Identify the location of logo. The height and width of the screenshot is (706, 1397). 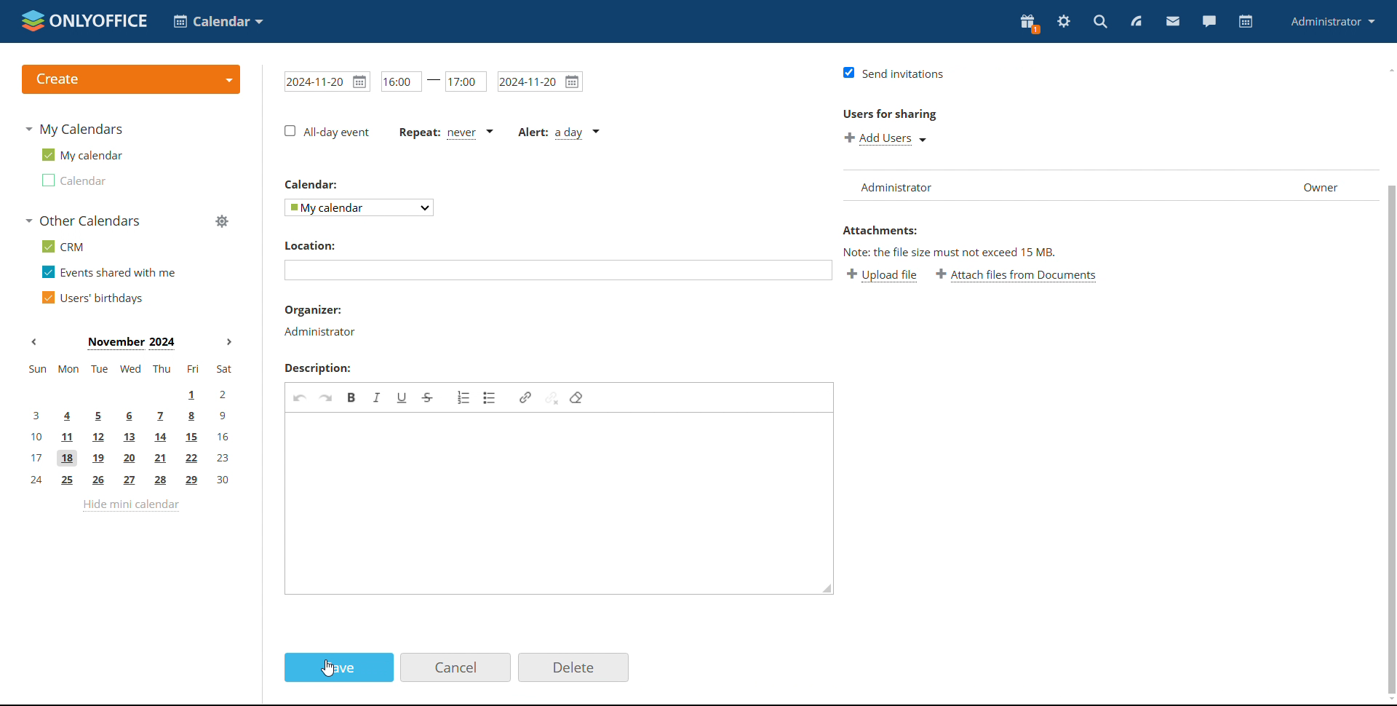
(82, 20).